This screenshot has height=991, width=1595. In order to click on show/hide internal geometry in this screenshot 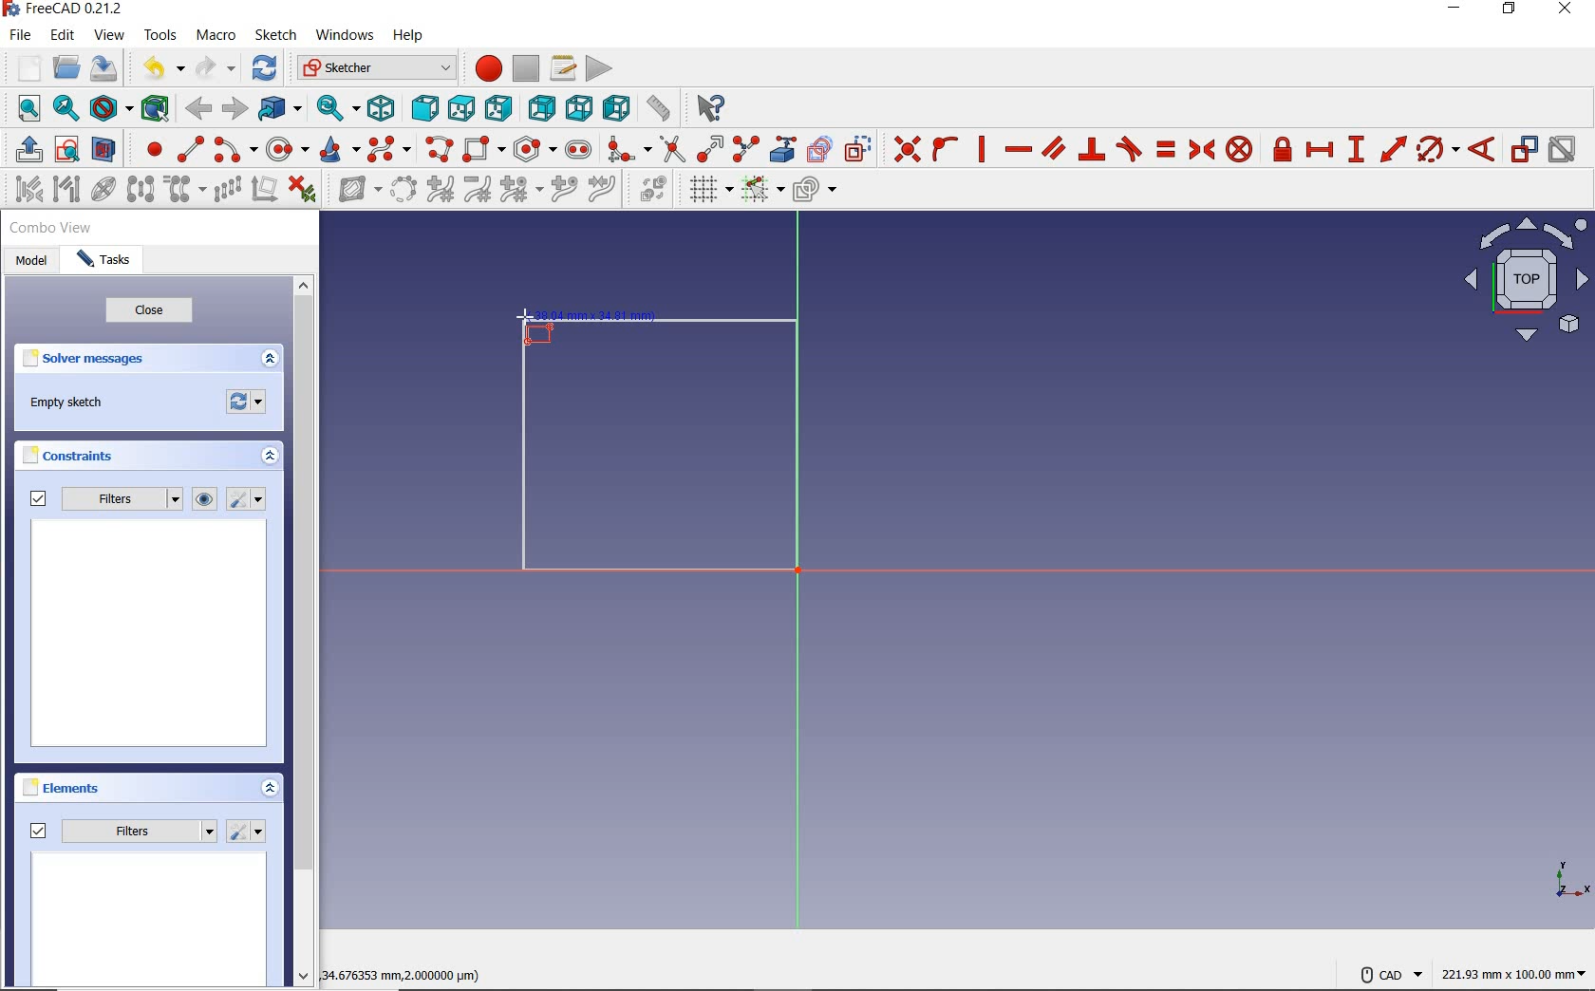, I will do `click(102, 190)`.